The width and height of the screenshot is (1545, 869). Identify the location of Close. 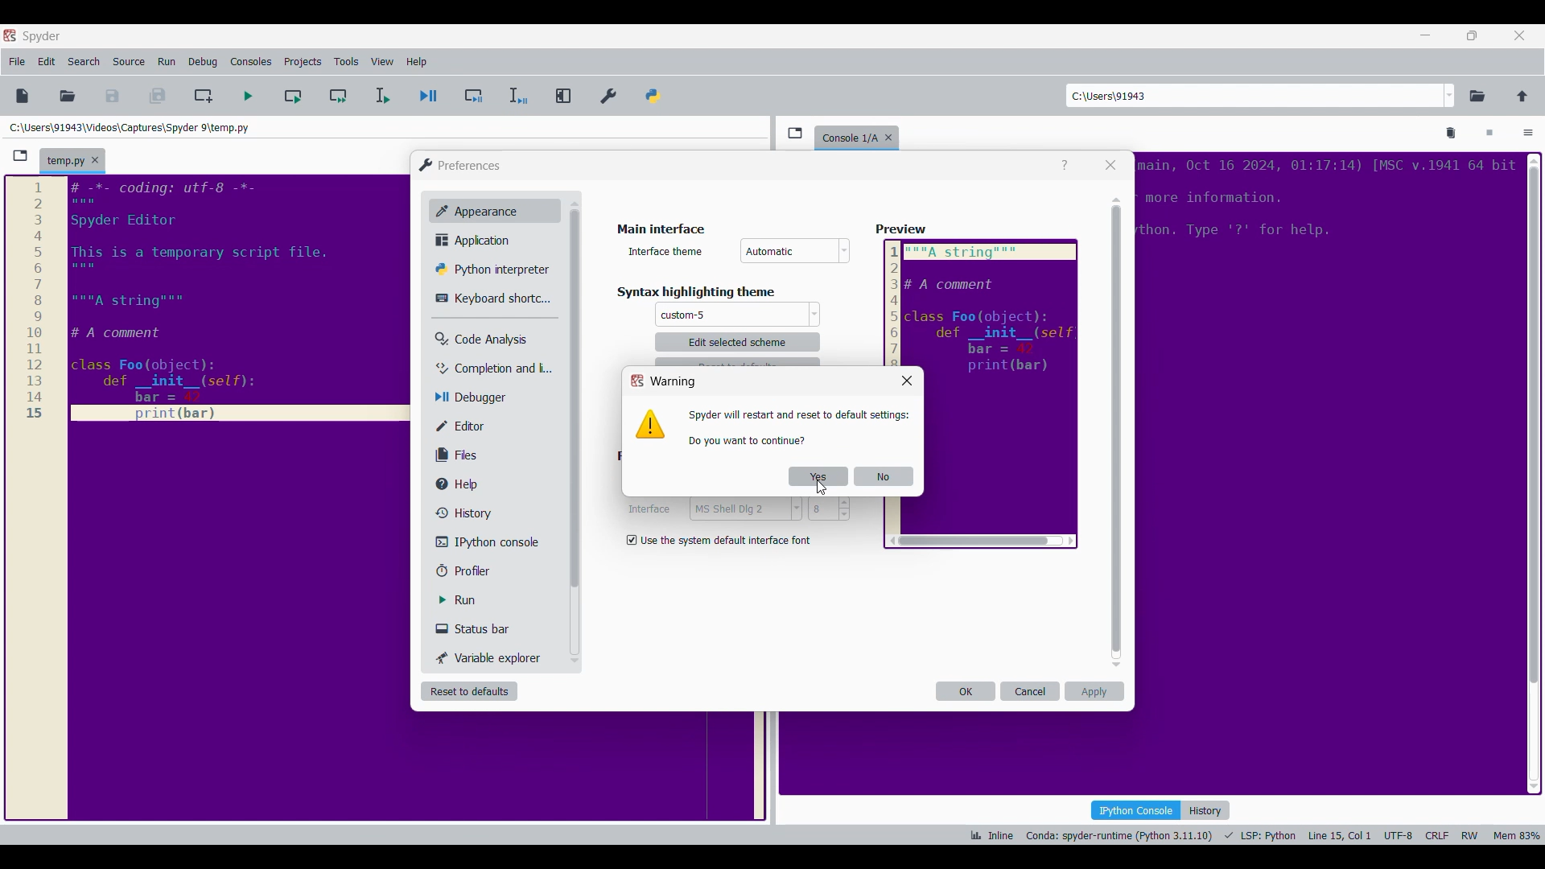
(1110, 165).